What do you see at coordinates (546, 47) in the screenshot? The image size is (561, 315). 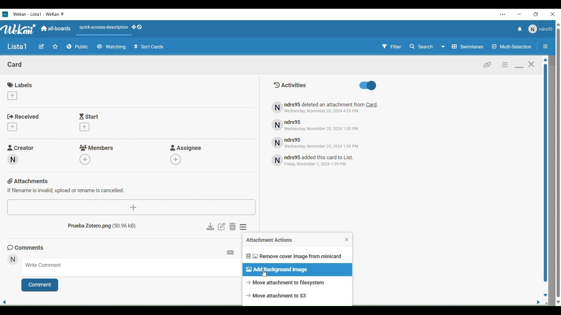 I see `Option` at bounding box center [546, 47].